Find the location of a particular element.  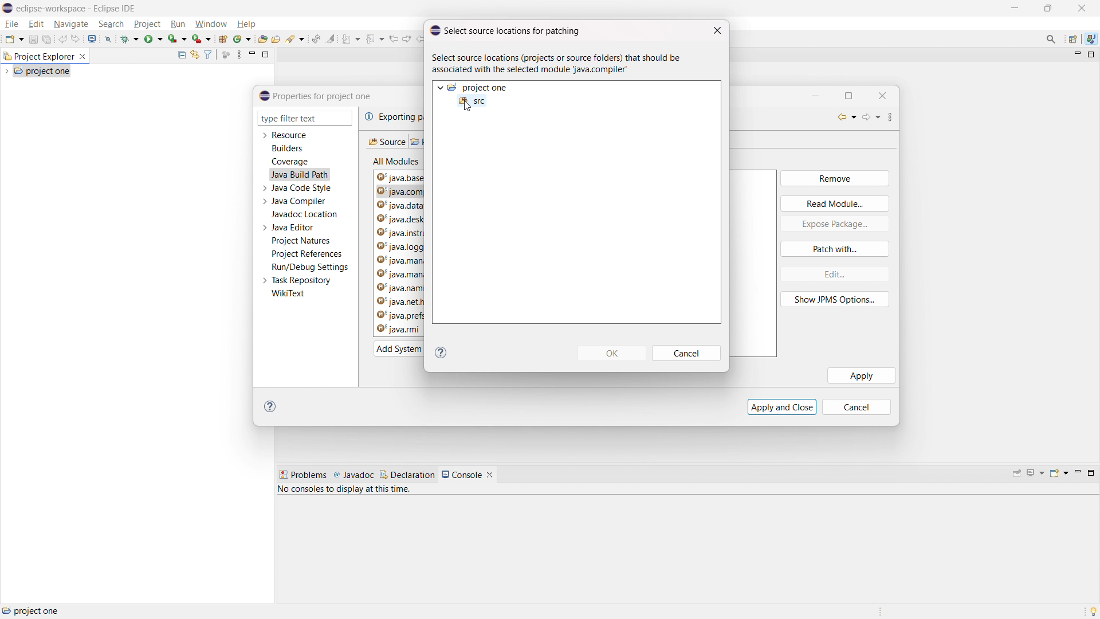

no consoles to display at this time.  is located at coordinates (347, 491).